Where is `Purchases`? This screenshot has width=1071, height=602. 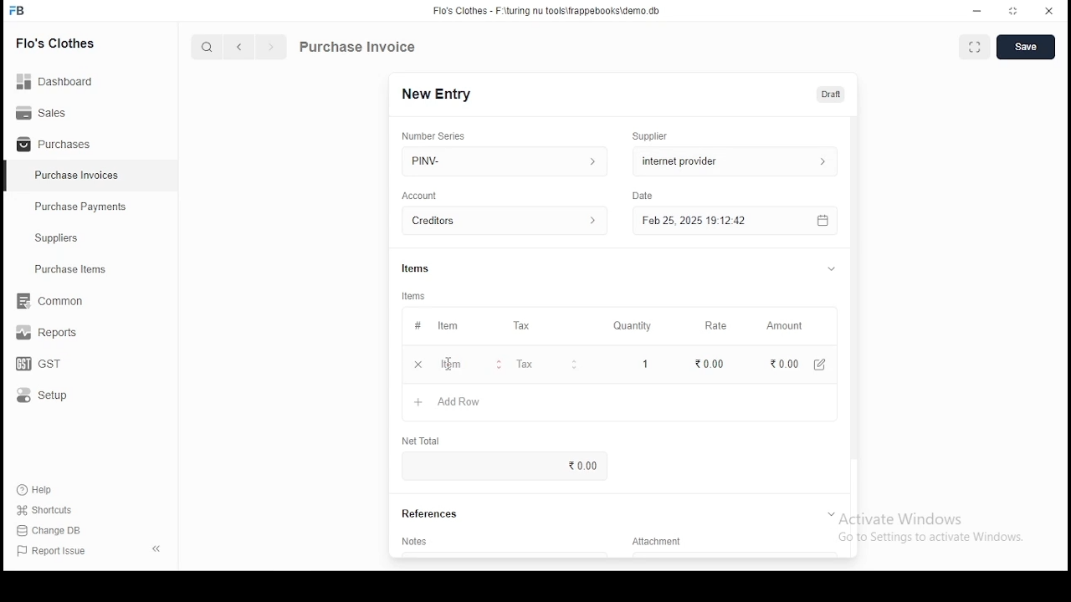
Purchases is located at coordinates (54, 145).